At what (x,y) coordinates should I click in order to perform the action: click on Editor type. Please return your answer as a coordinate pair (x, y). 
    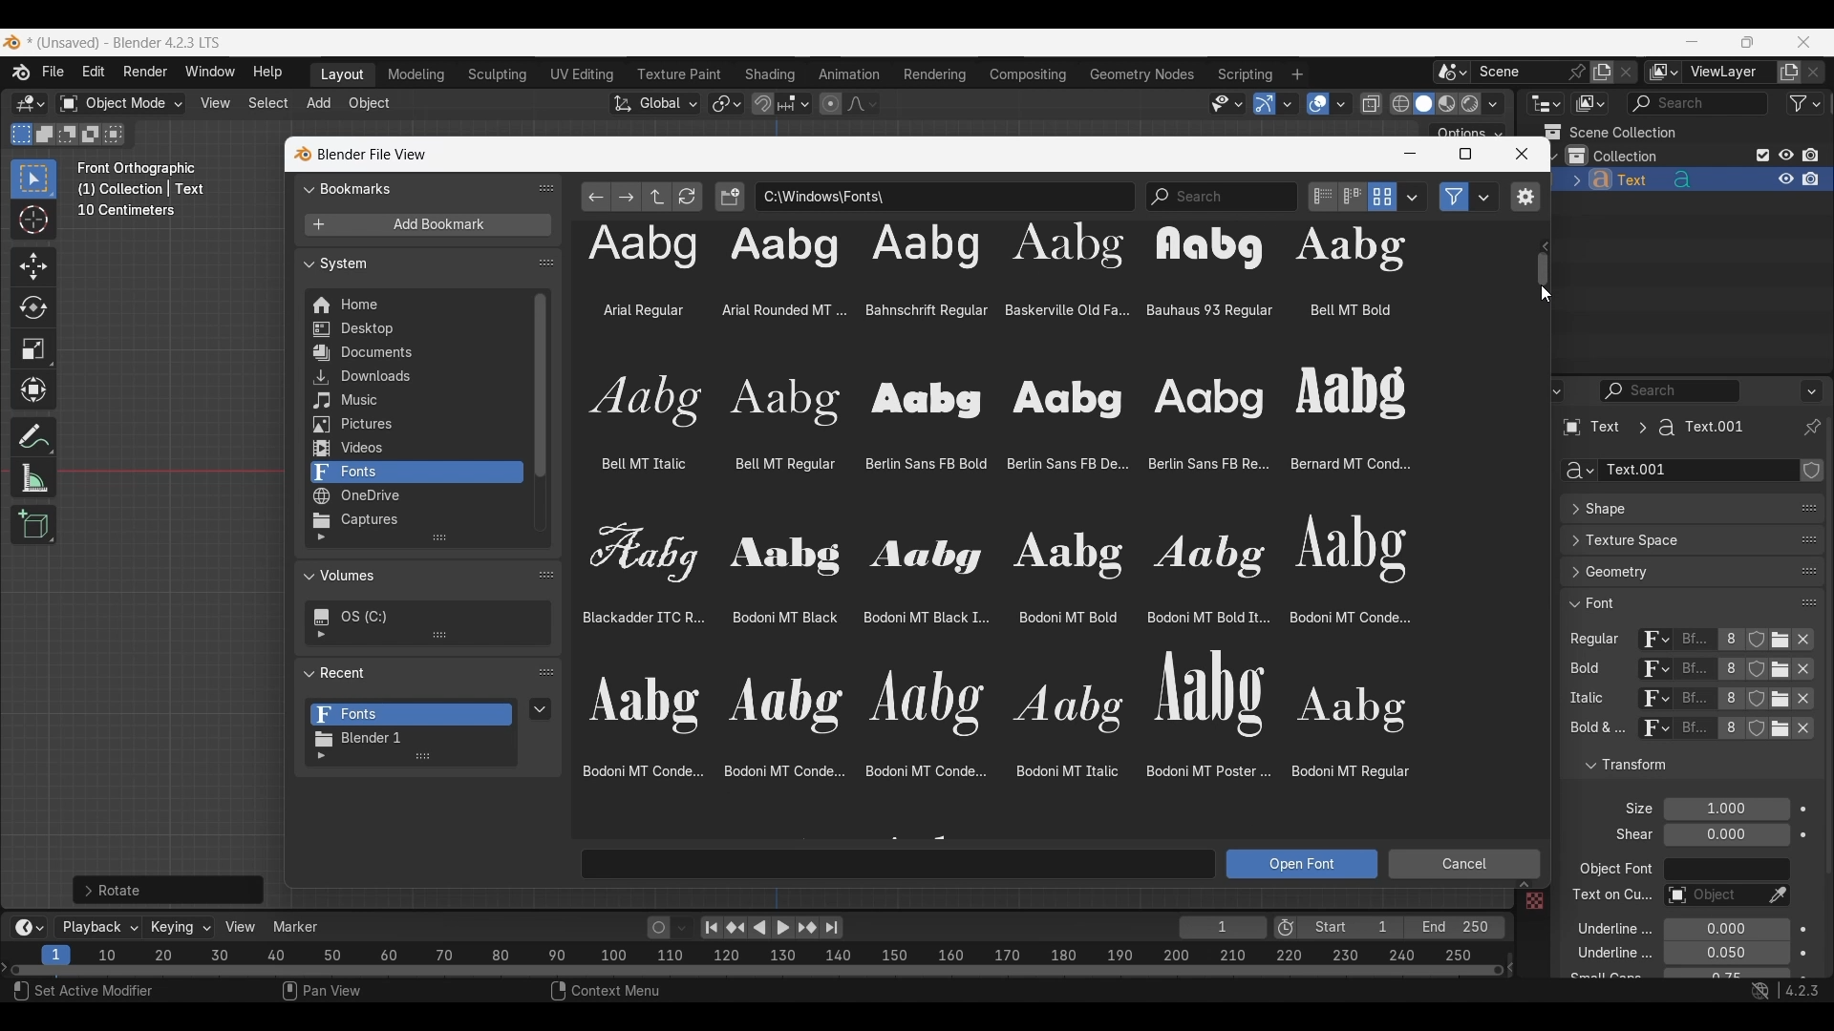
    Looking at the image, I should click on (1546, 103).